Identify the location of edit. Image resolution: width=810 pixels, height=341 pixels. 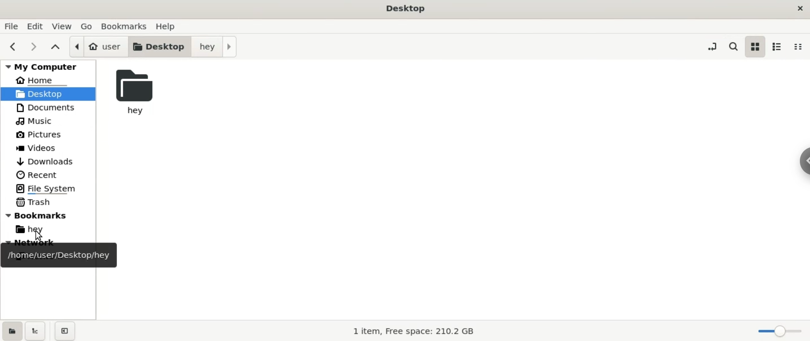
(38, 26).